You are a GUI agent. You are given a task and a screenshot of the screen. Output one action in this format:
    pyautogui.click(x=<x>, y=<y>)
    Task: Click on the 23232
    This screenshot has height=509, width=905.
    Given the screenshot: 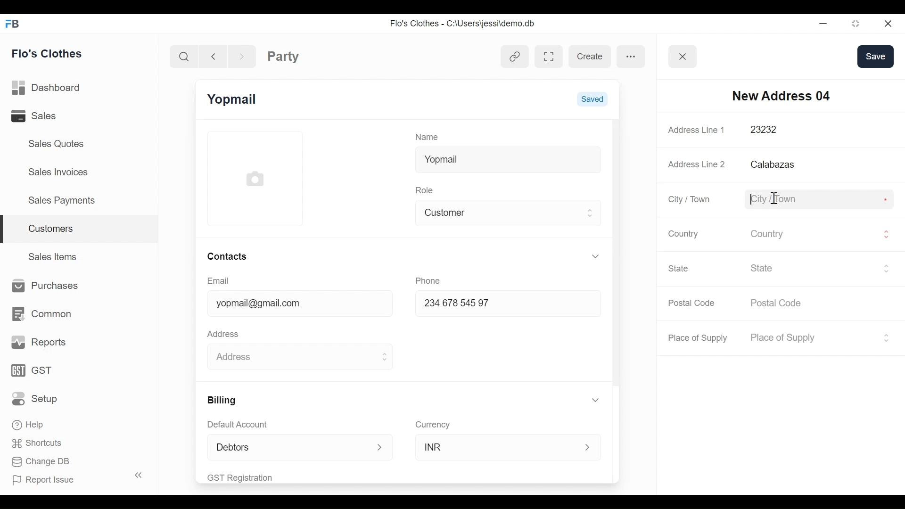 What is the action you would take?
    pyautogui.click(x=809, y=130)
    